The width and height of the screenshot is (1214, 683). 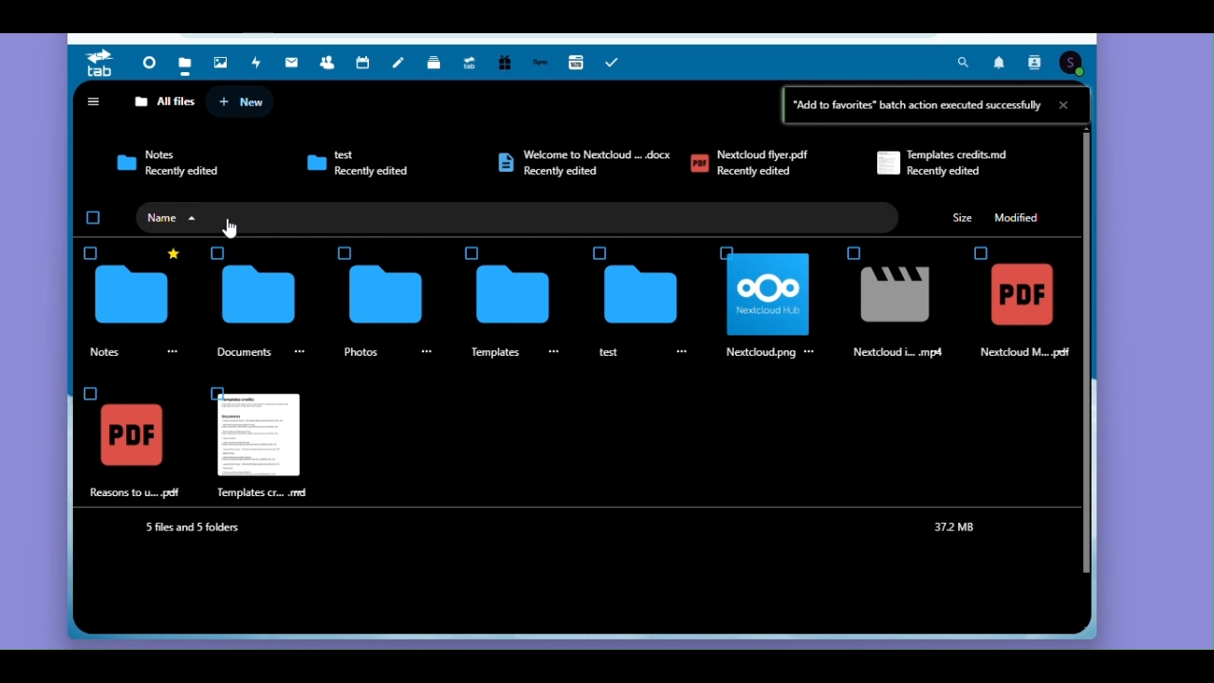 What do you see at coordinates (963, 154) in the screenshot?
I see `Templated credits.md` at bounding box center [963, 154].